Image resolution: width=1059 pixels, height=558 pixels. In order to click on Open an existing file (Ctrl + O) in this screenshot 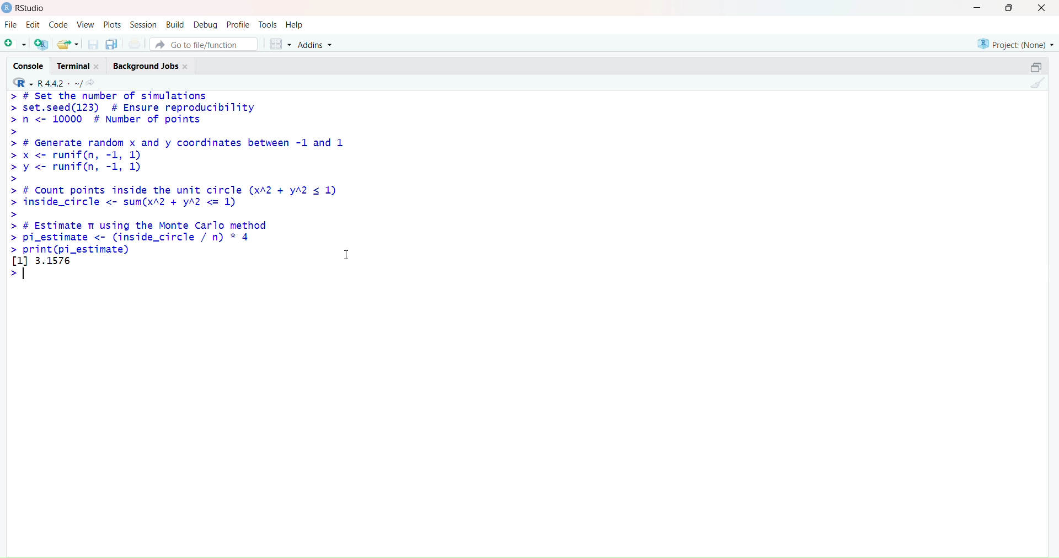, I will do `click(68, 42)`.